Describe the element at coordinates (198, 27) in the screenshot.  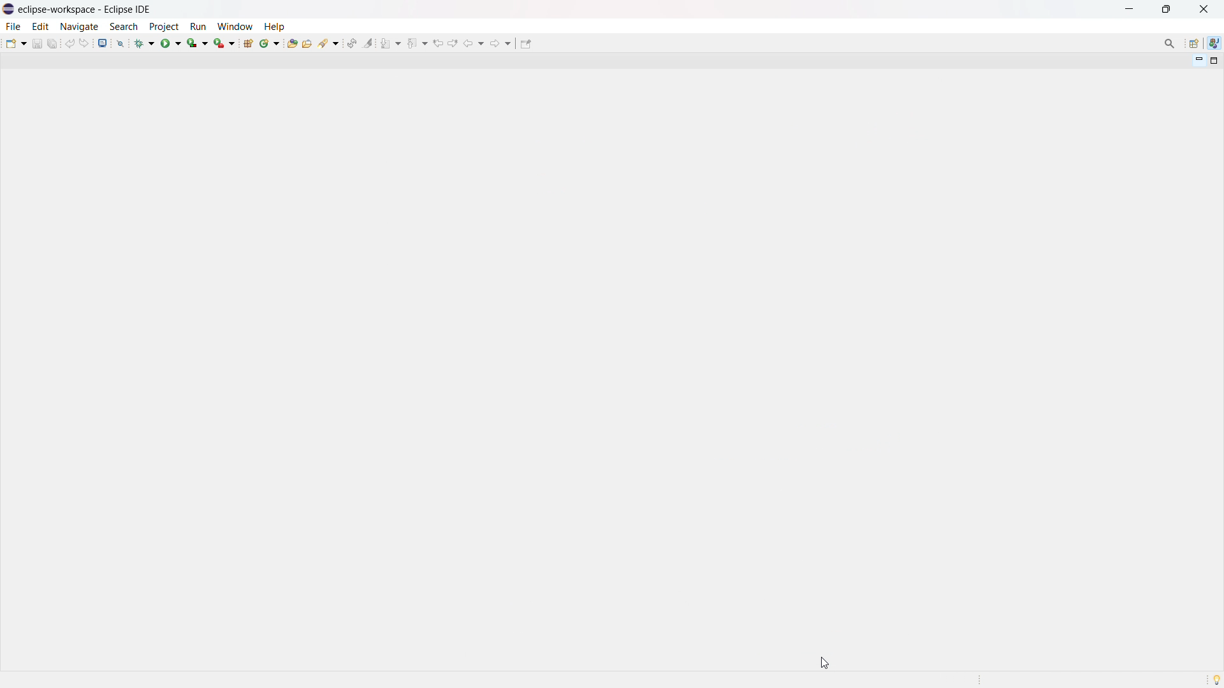
I see `run` at that location.